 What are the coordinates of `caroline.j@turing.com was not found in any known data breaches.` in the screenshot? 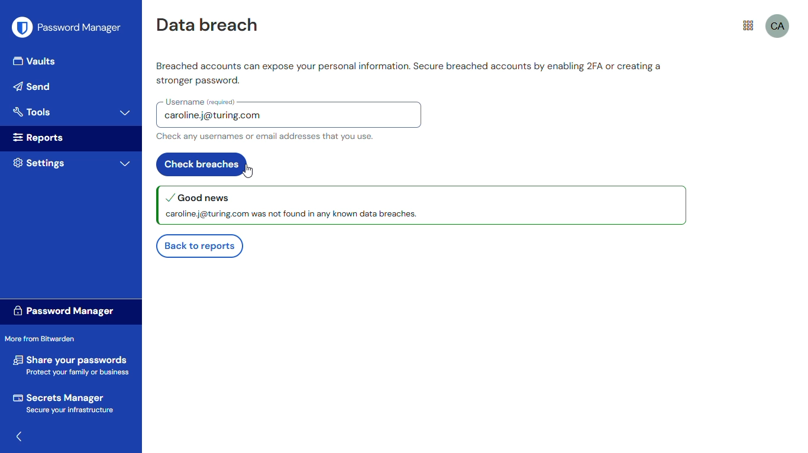 It's located at (292, 215).